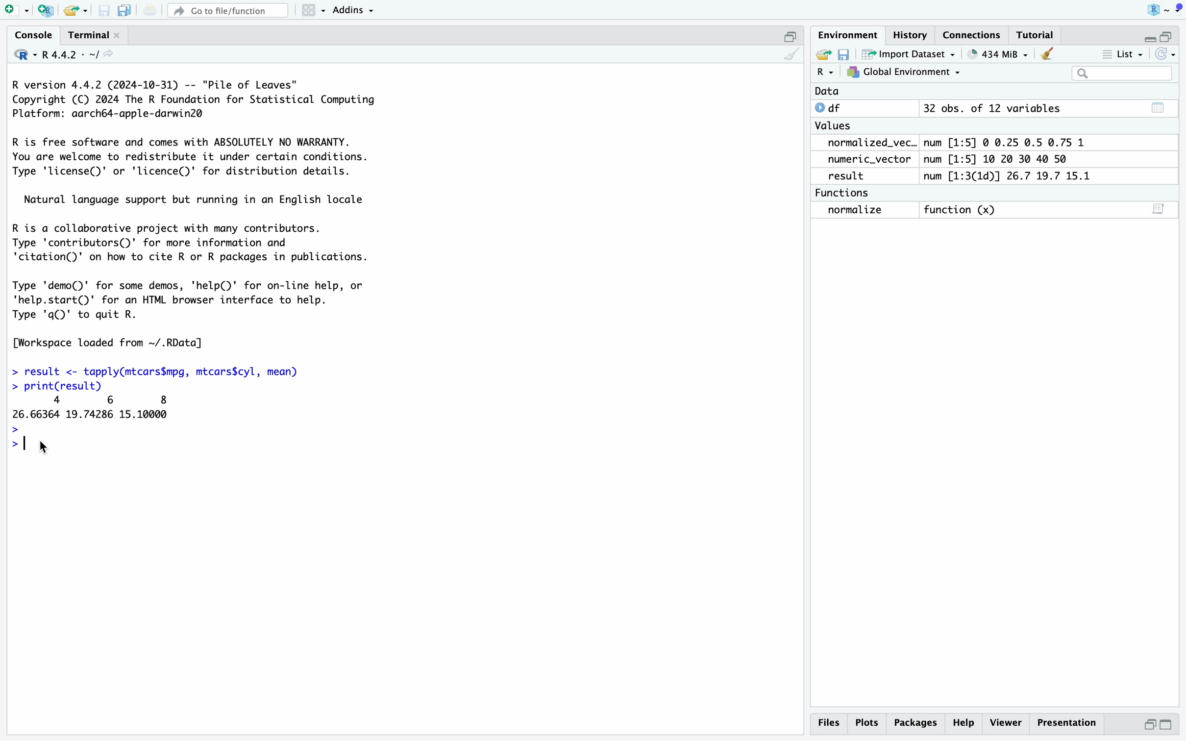  What do you see at coordinates (124, 10) in the screenshot?
I see `Save all open files` at bounding box center [124, 10].